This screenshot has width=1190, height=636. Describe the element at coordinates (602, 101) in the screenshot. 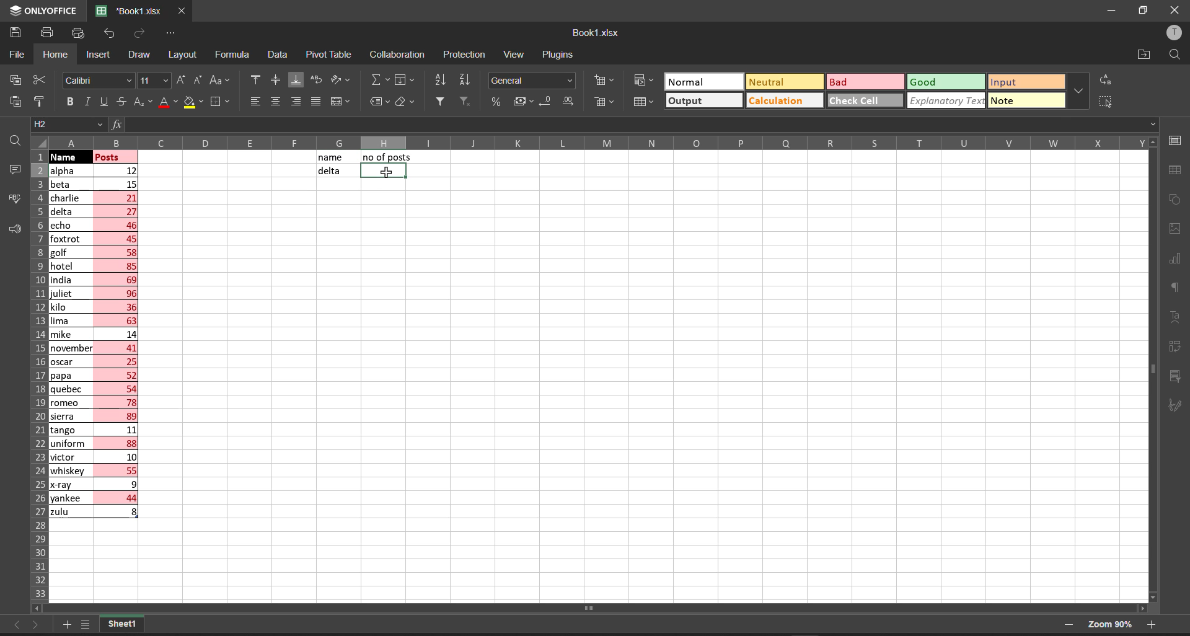

I see `delete cells` at that location.